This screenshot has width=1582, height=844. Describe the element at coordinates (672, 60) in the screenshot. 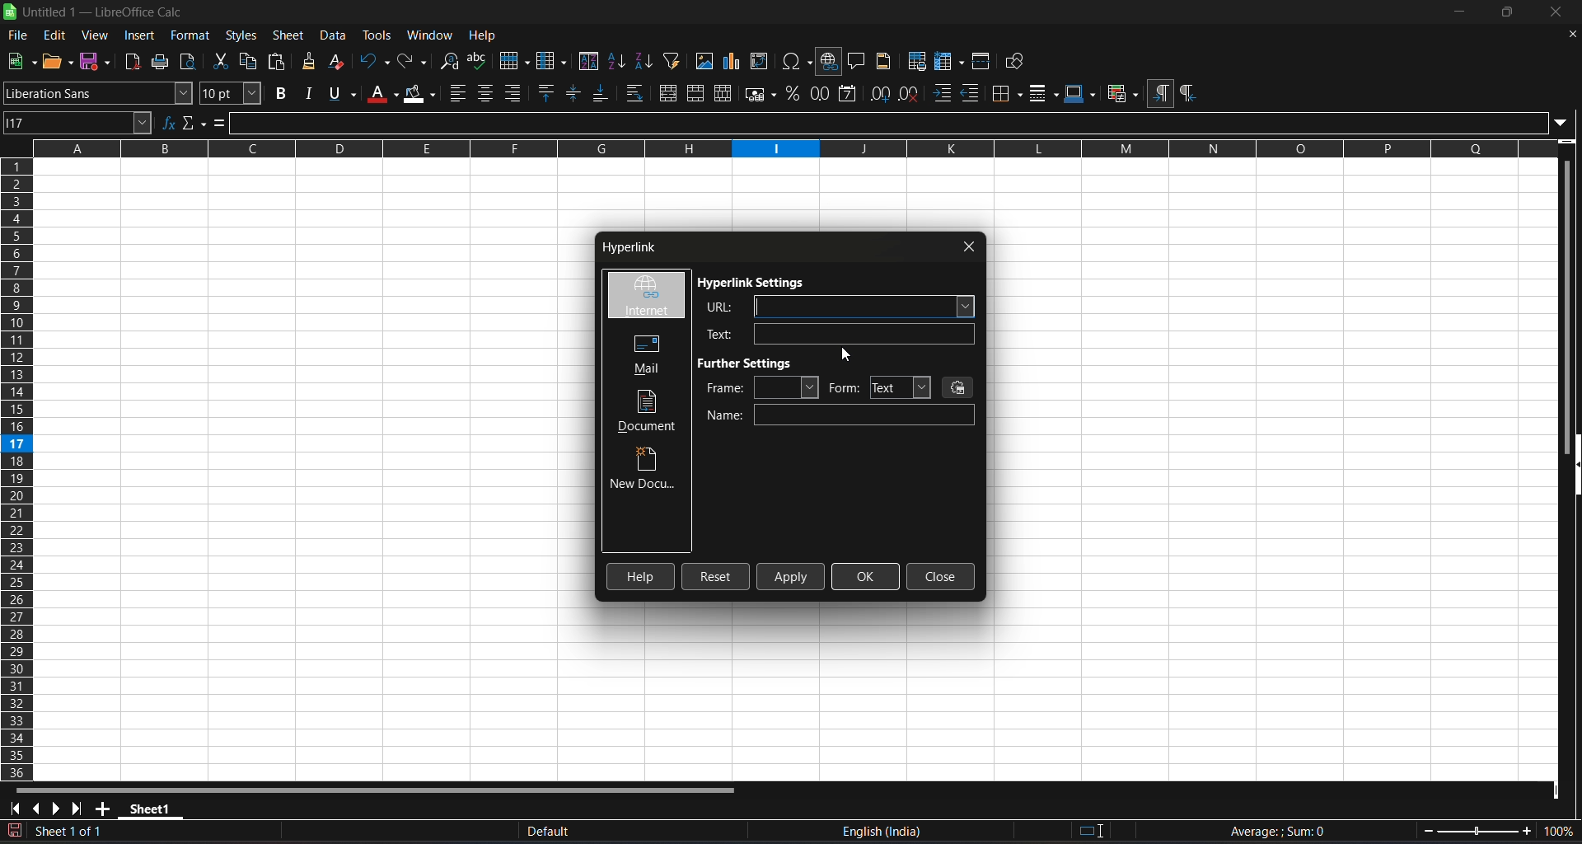

I see `auto filter` at that location.